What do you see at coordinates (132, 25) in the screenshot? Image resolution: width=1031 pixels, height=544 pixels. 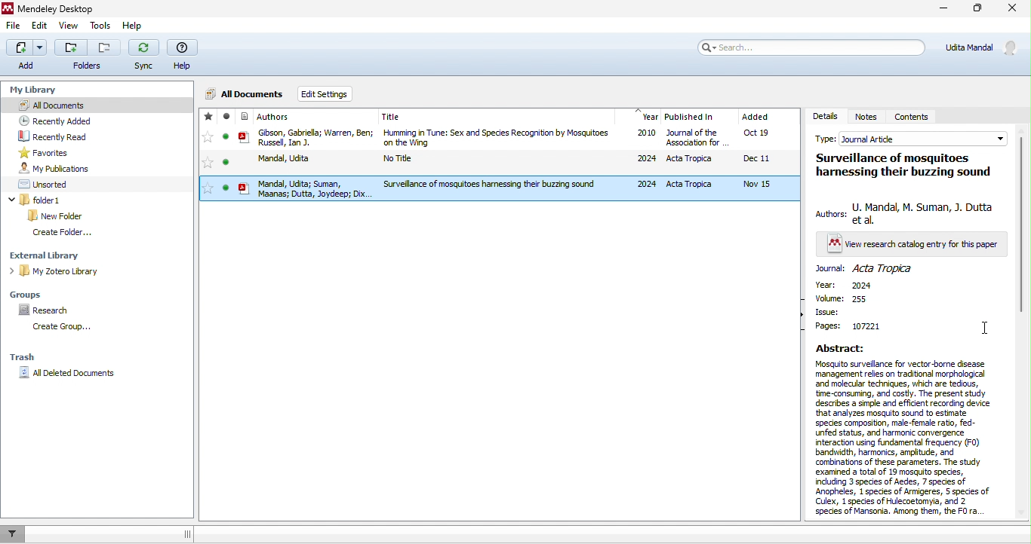 I see `help` at bounding box center [132, 25].